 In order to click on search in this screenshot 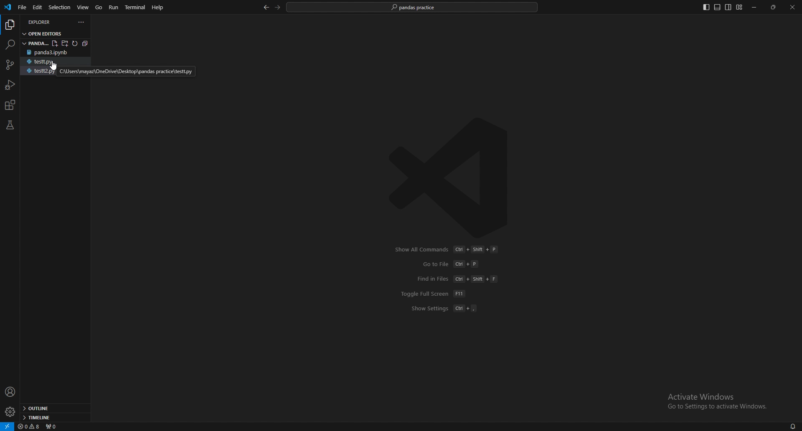, I will do `click(9, 45)`.